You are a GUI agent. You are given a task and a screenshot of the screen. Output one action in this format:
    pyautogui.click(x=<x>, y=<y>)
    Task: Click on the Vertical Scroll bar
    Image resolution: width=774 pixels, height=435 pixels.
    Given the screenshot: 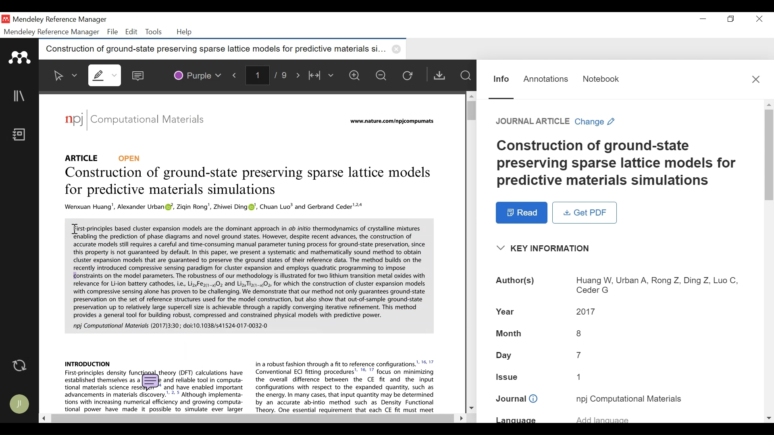 What is the action you would take?
    pyautogui.click(x=469, y=110)
    